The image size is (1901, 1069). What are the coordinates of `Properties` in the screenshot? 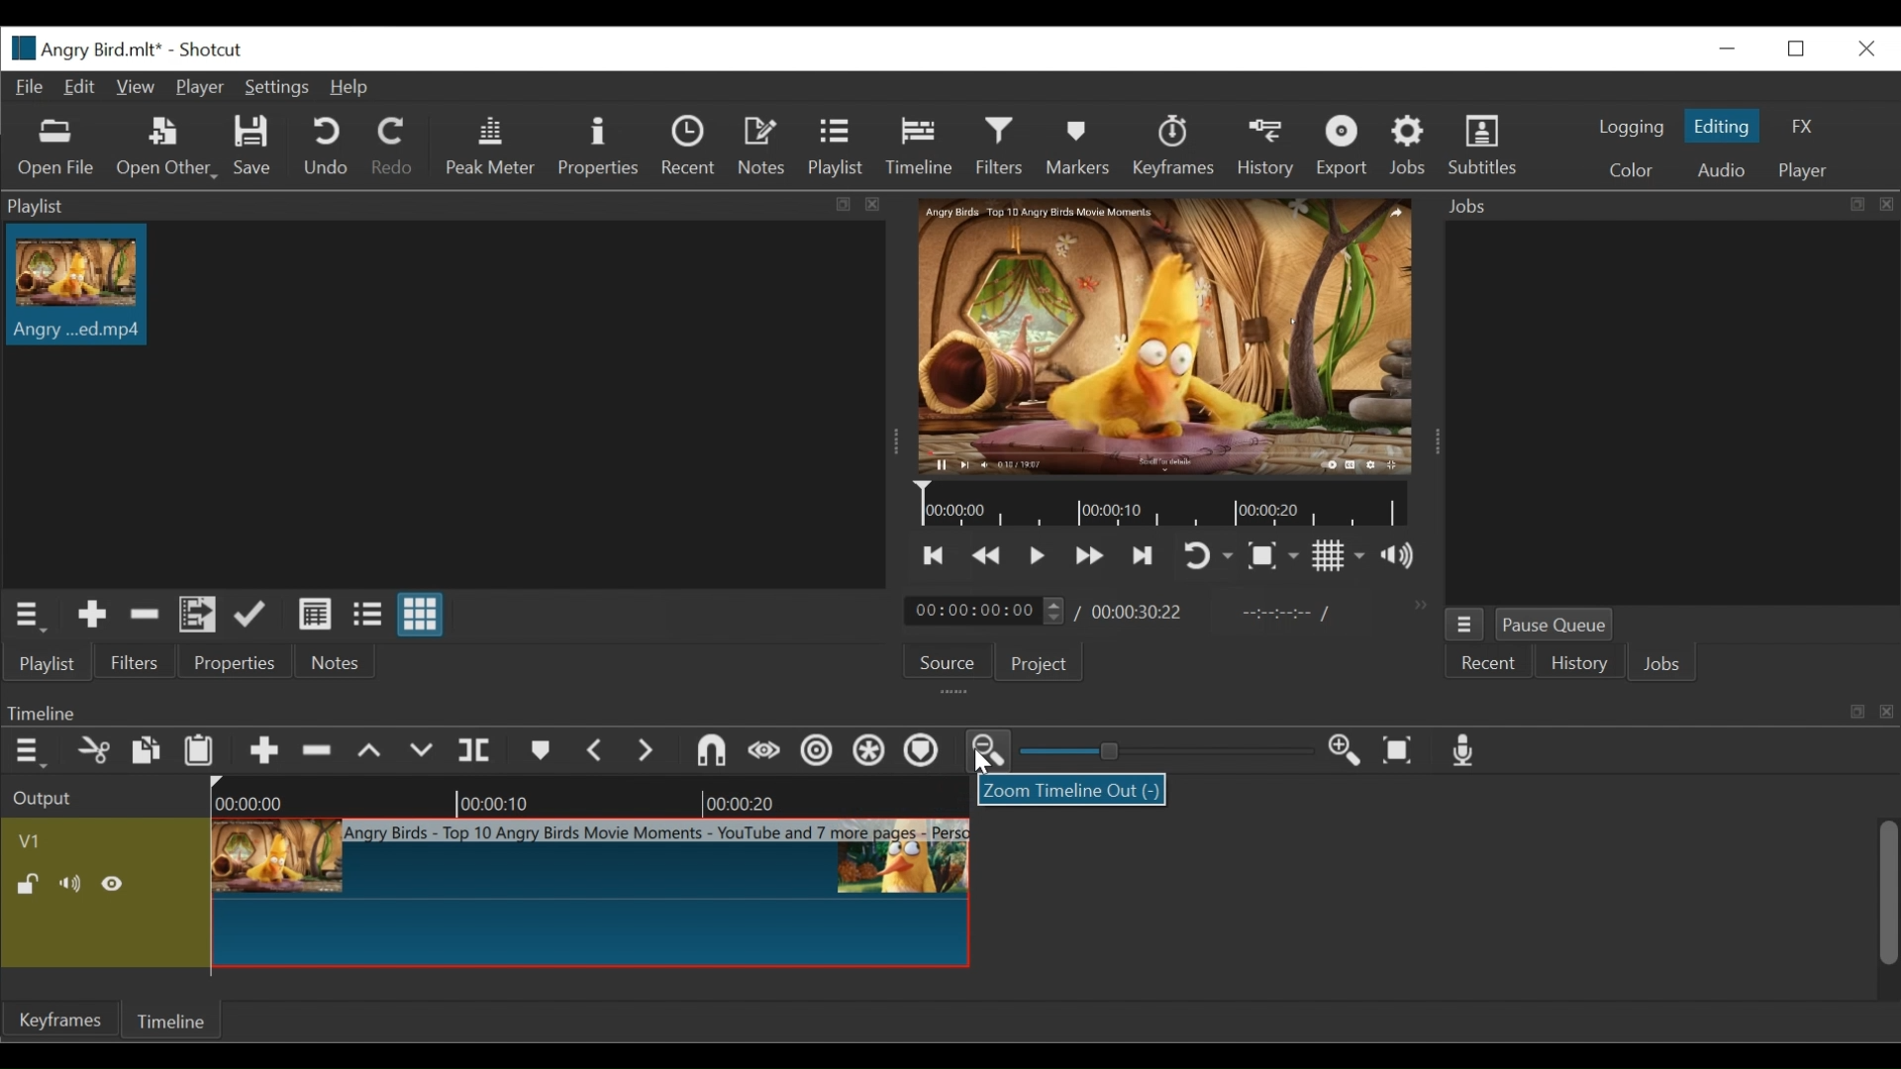 It's located at (234, 661).